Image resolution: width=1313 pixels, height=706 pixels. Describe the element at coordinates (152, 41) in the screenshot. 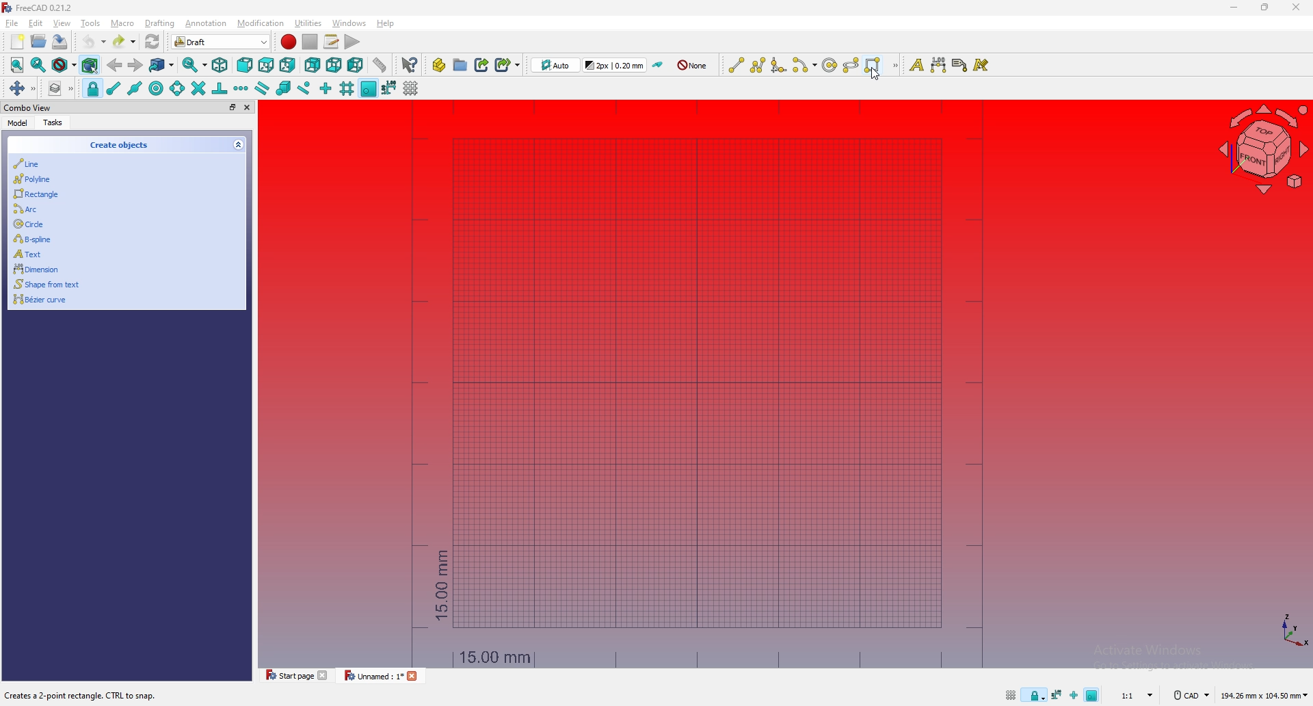

I see `refresh` at that location.